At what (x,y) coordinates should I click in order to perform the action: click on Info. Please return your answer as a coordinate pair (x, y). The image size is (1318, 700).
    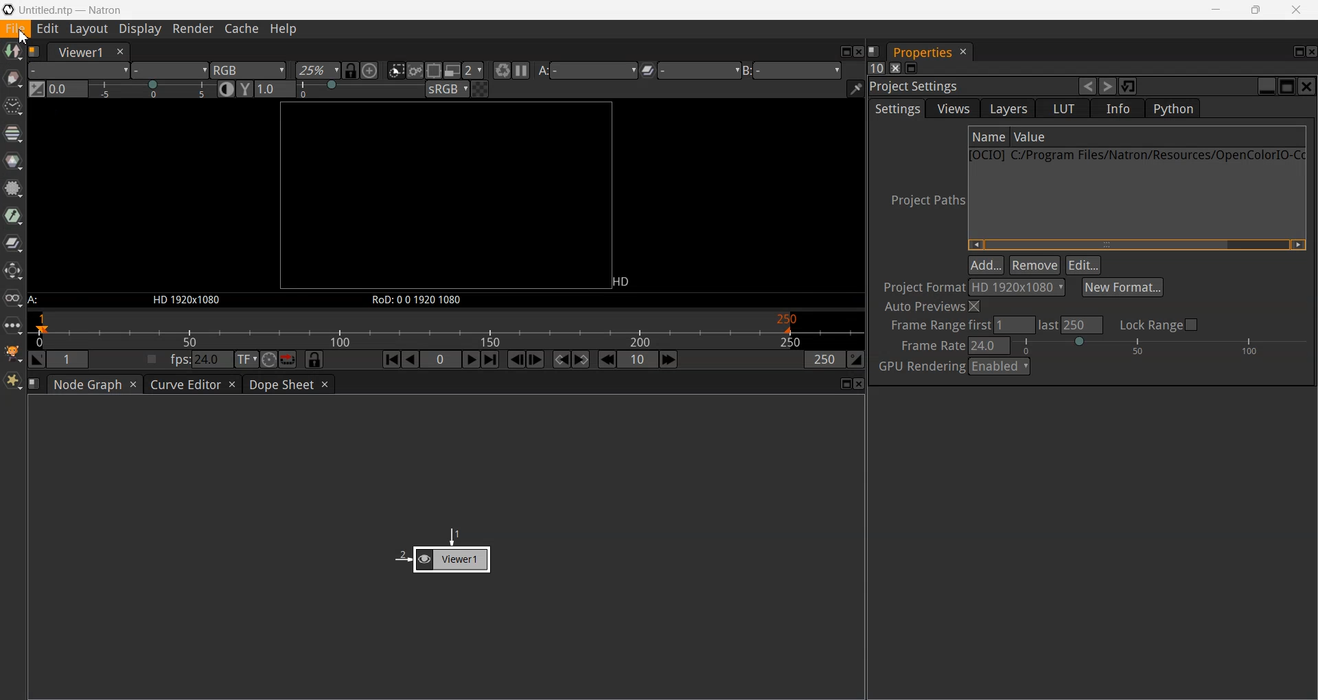
    Looking at the image, I should click on (1118, 108).